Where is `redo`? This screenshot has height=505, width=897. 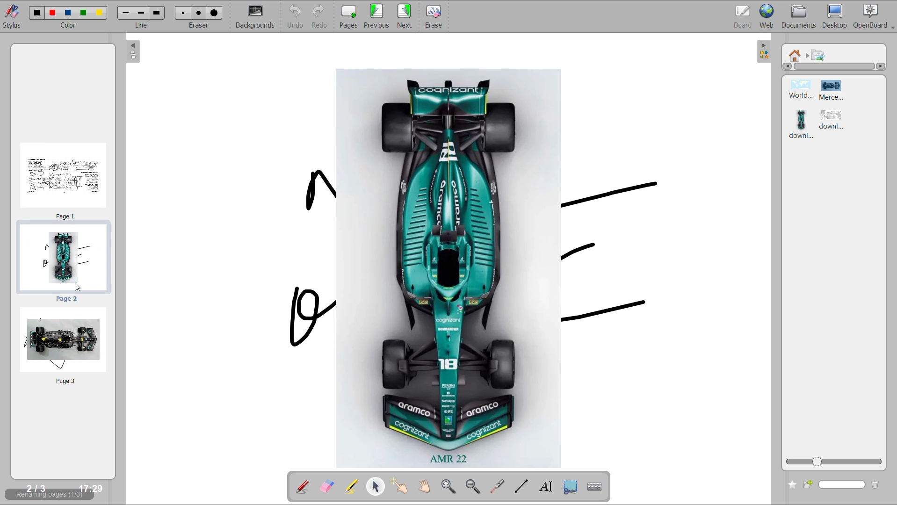
redo is located at coordinates (322, 16).